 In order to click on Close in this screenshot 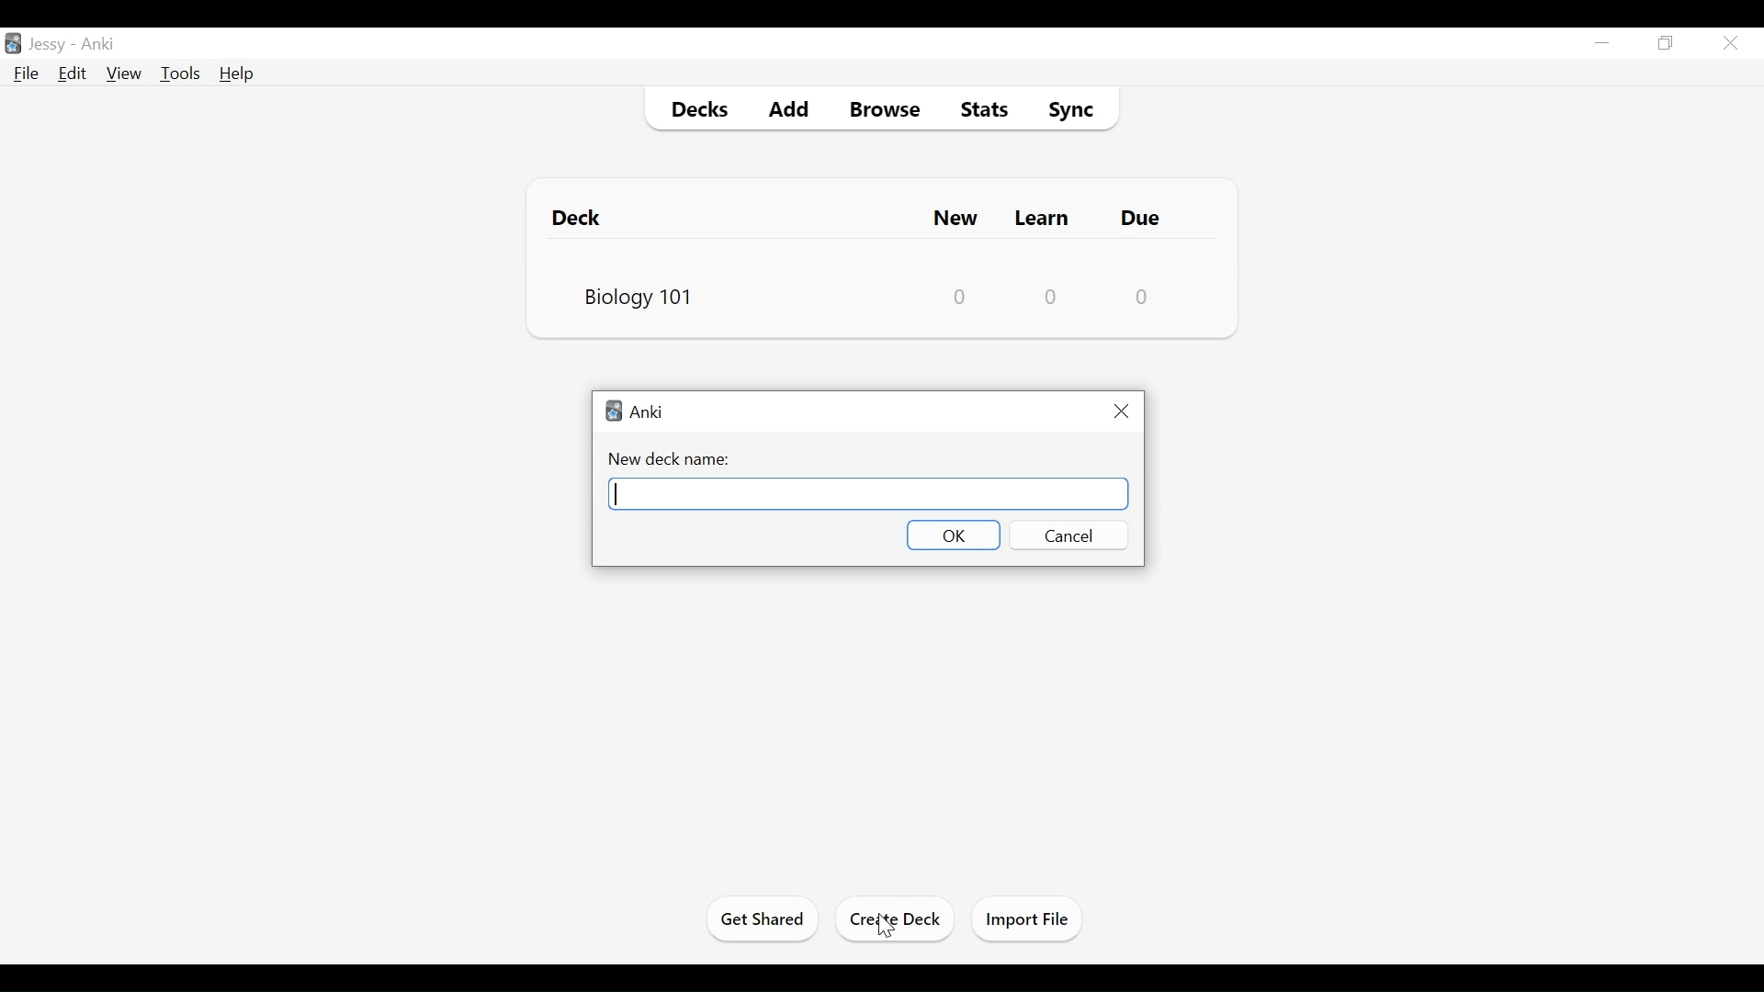, I will do `click(1730, 43)`.